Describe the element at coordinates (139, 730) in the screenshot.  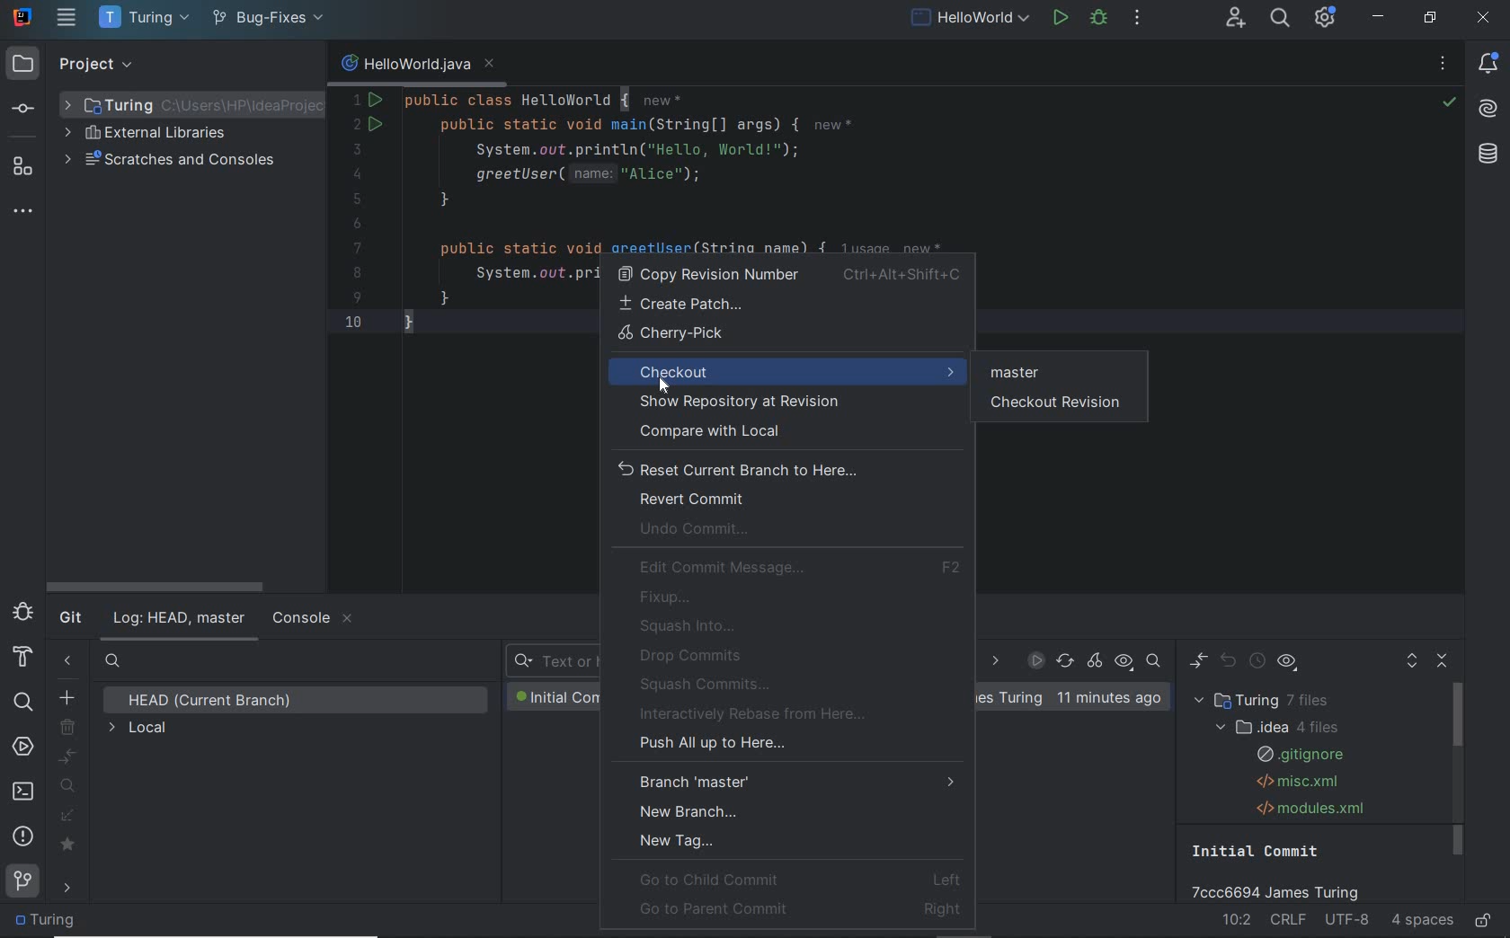
I see `LOCAL` at that location.